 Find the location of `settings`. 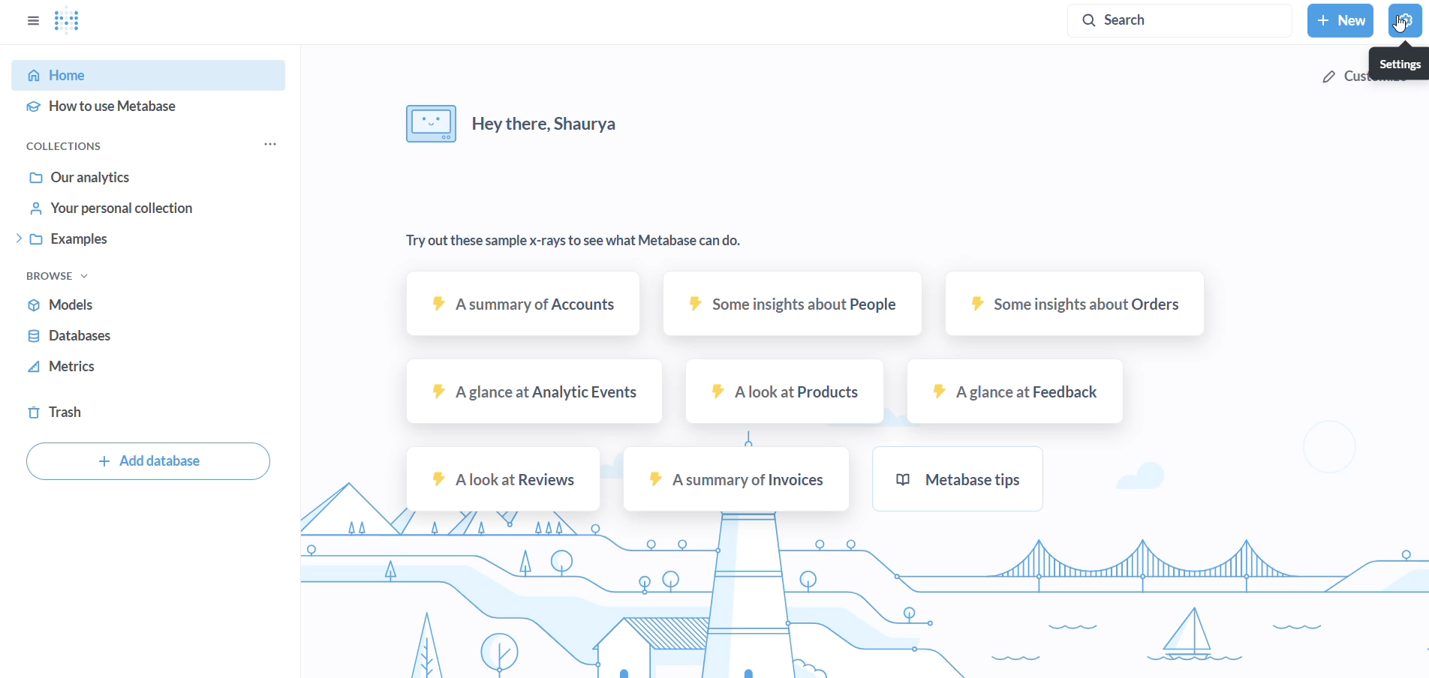

settings is located at coordinates (1407, 20).